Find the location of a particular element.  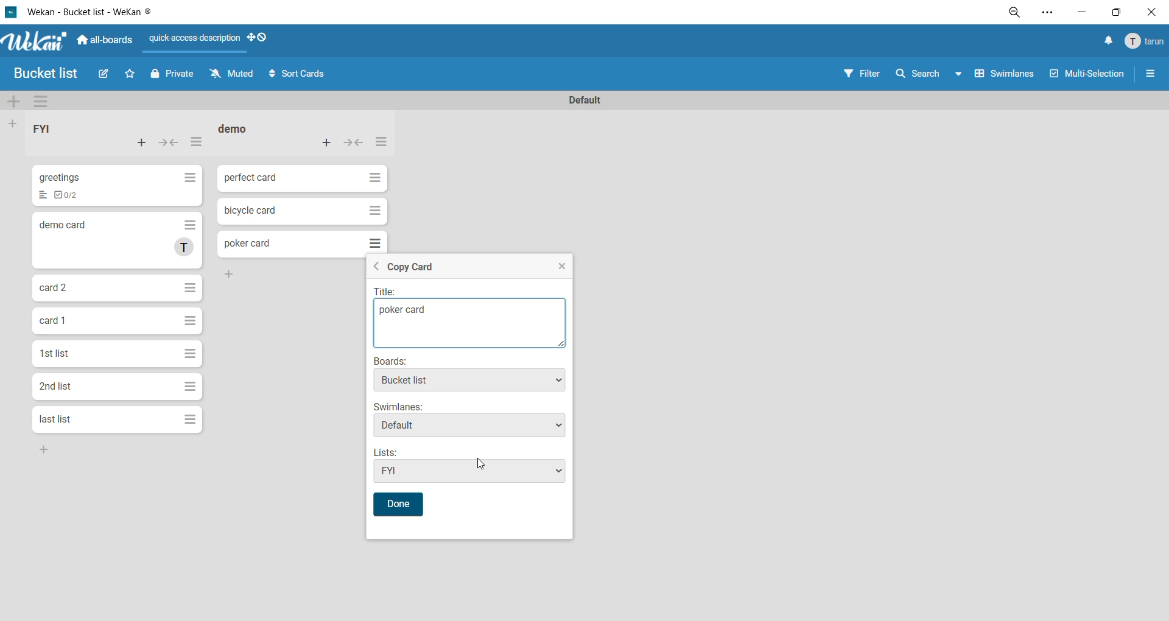

private is located at coordinates (172, 75).